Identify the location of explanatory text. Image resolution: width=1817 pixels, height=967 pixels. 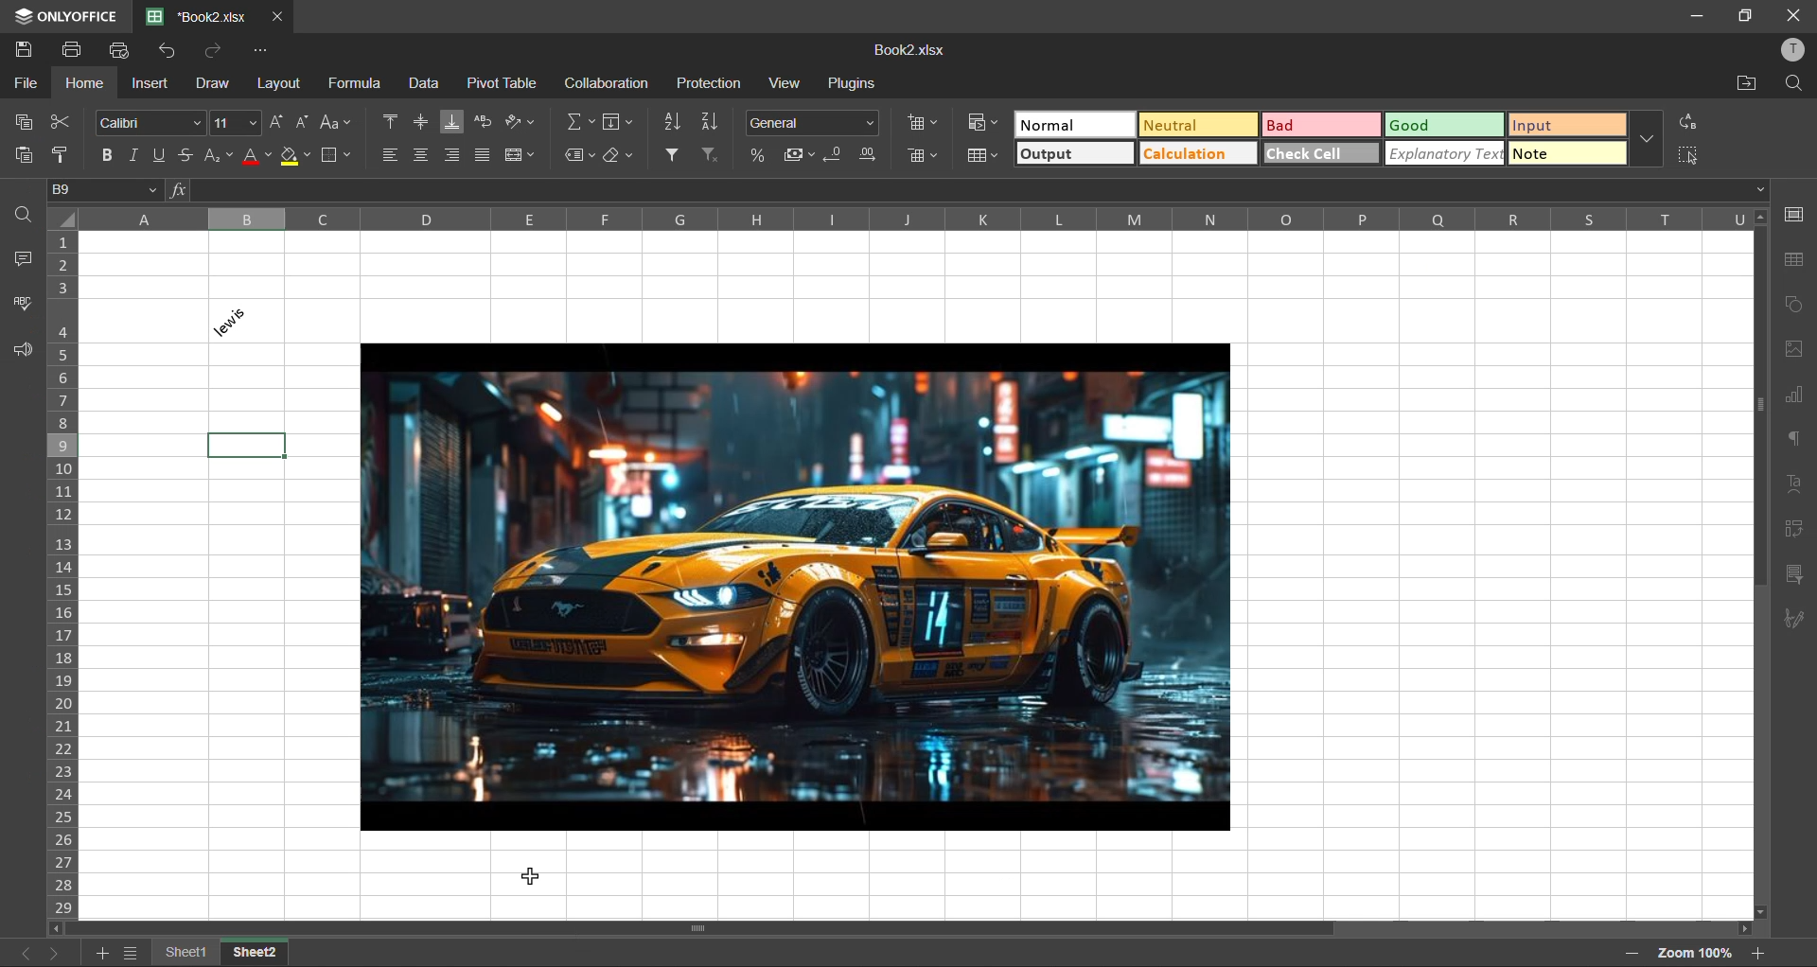
(1444, 152).